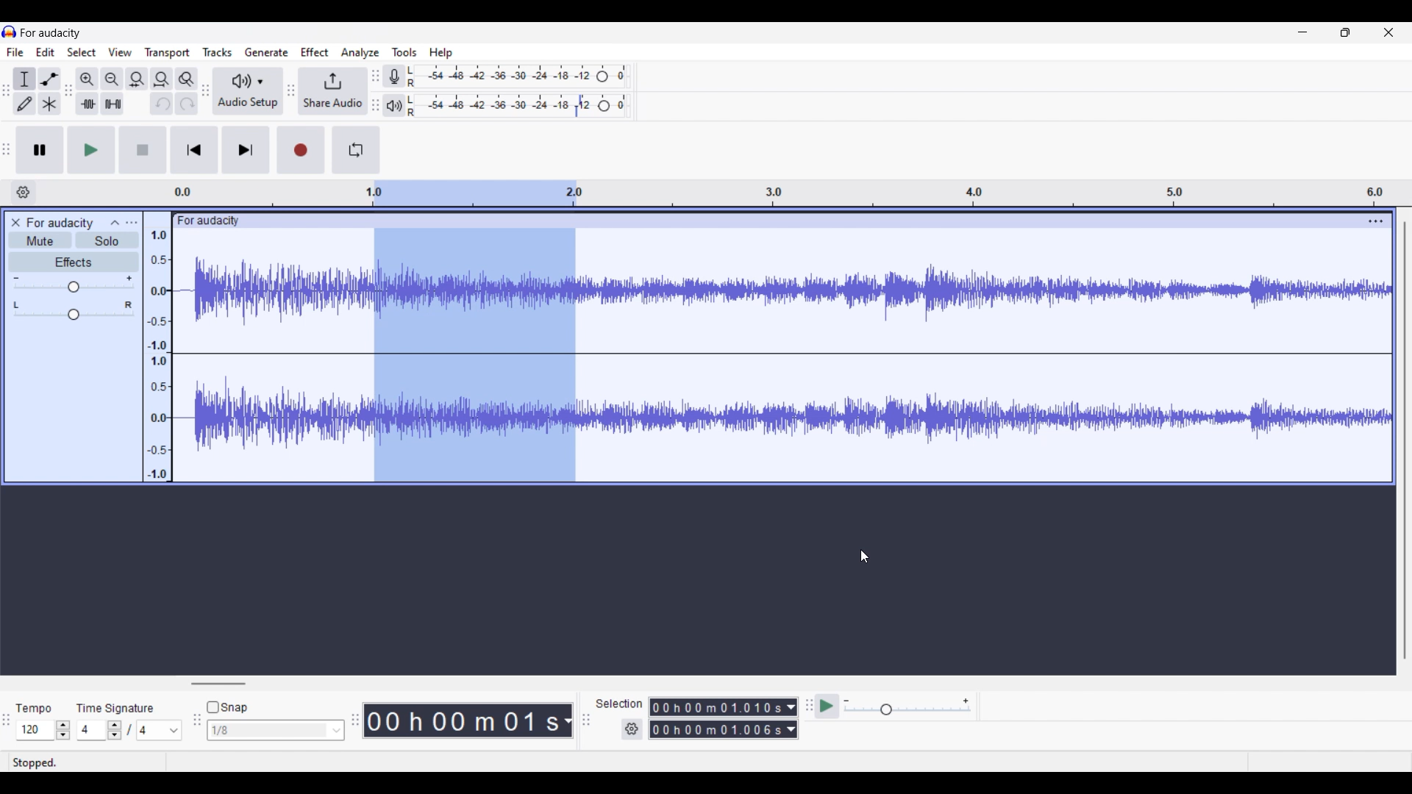  Describe the element at coordinates (463, 720) in the screenshot. I see `00 h 00 m 07 s` at that location.